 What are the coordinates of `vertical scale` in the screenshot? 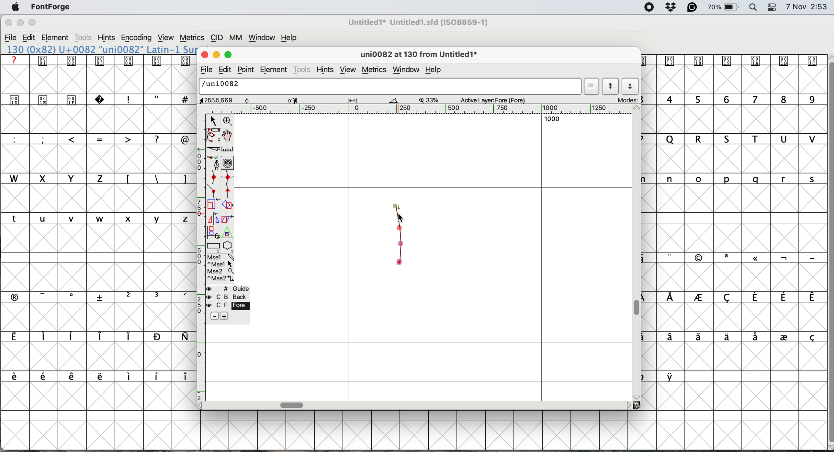 It's located at (199, 257).